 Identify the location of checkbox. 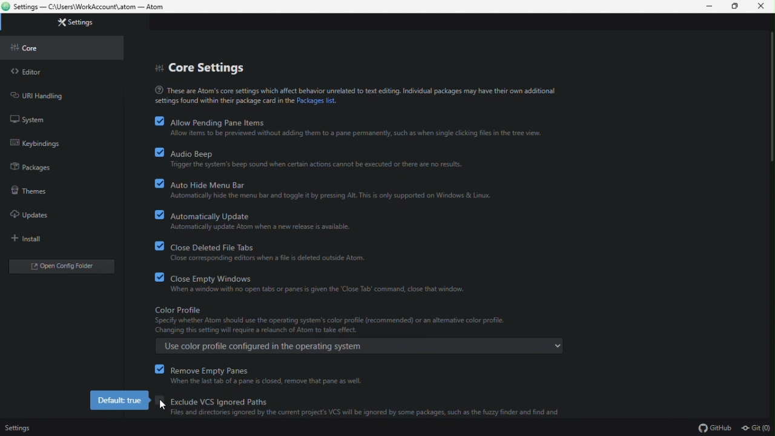
(160, 369).